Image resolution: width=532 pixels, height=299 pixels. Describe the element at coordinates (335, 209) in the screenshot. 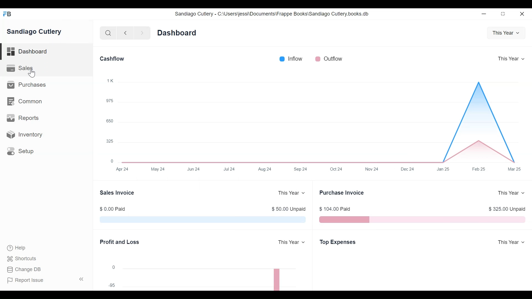

I see `$ 104.00 Paid` at that location.